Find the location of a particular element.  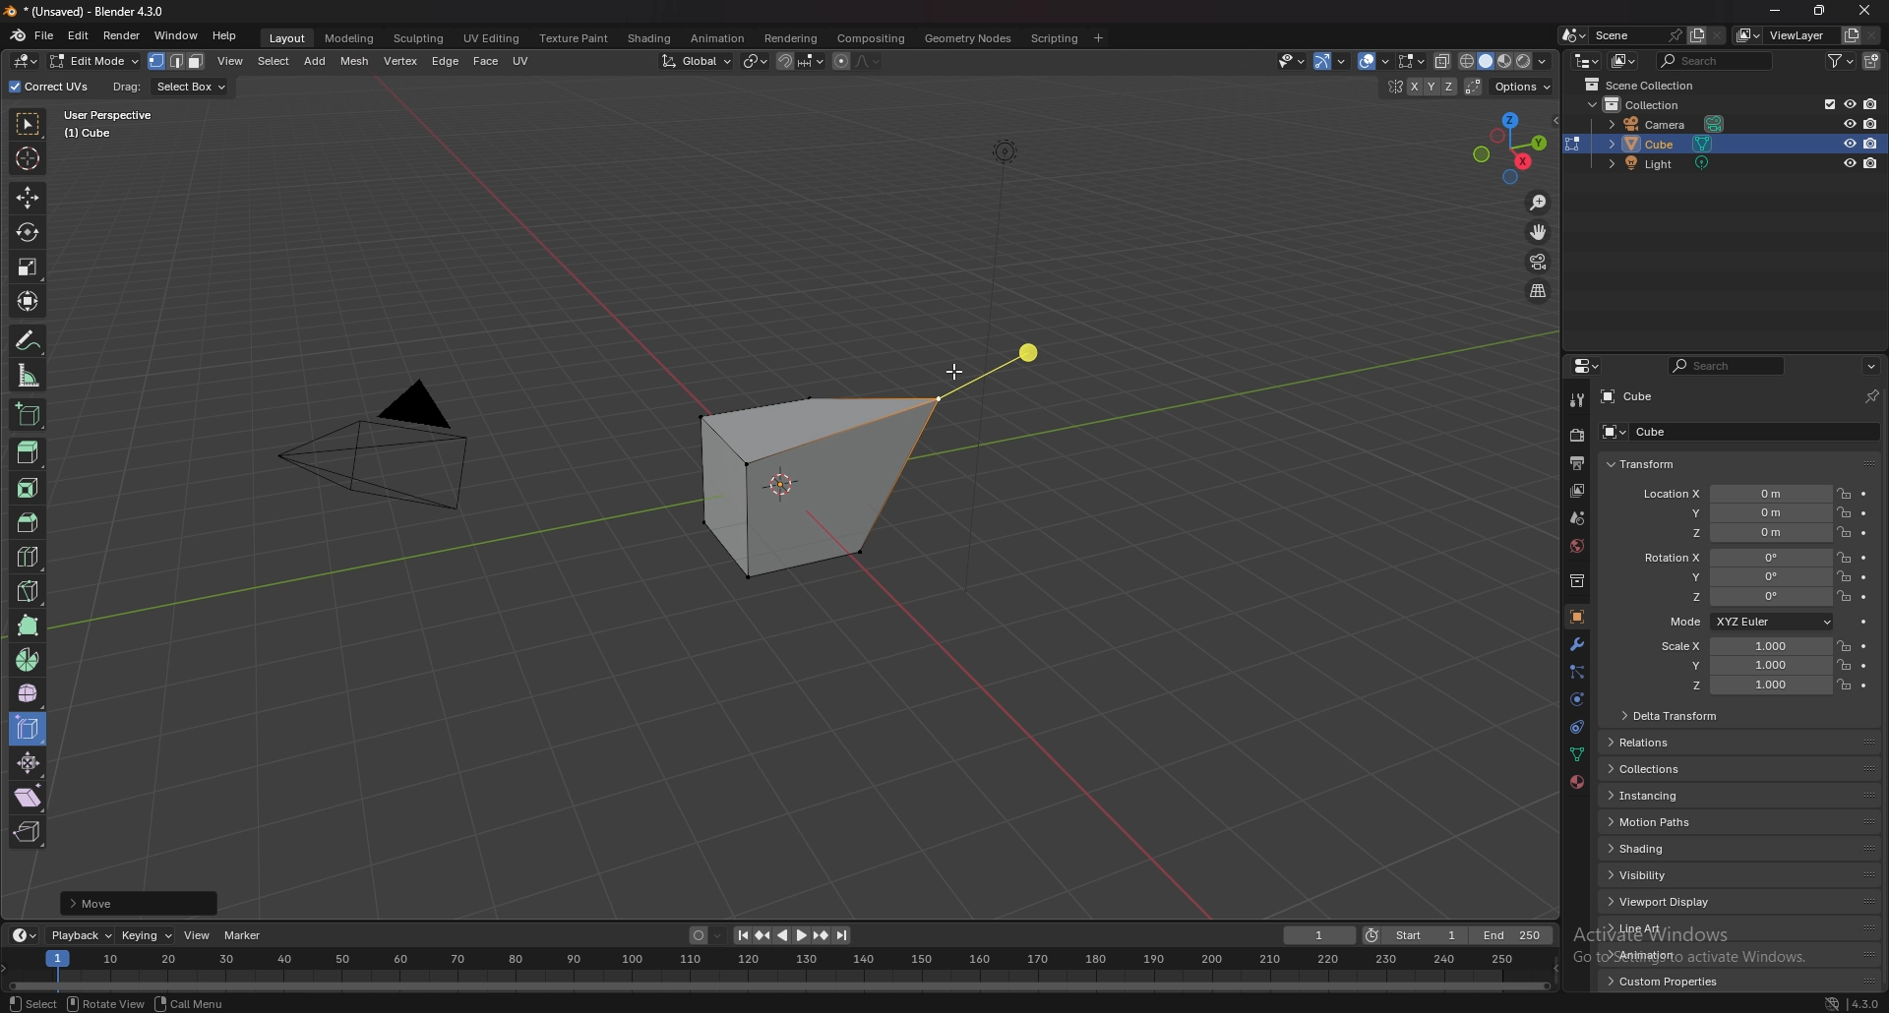

hide in viewport is located at coordinates (1388, 108).